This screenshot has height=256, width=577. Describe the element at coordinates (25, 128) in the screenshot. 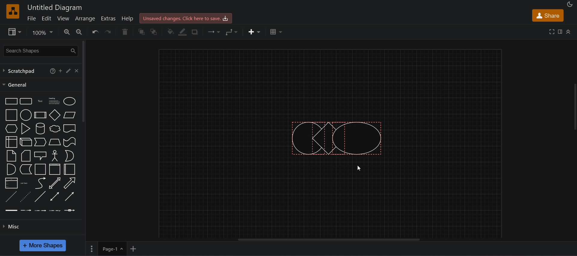

I see `triangle` at that location.